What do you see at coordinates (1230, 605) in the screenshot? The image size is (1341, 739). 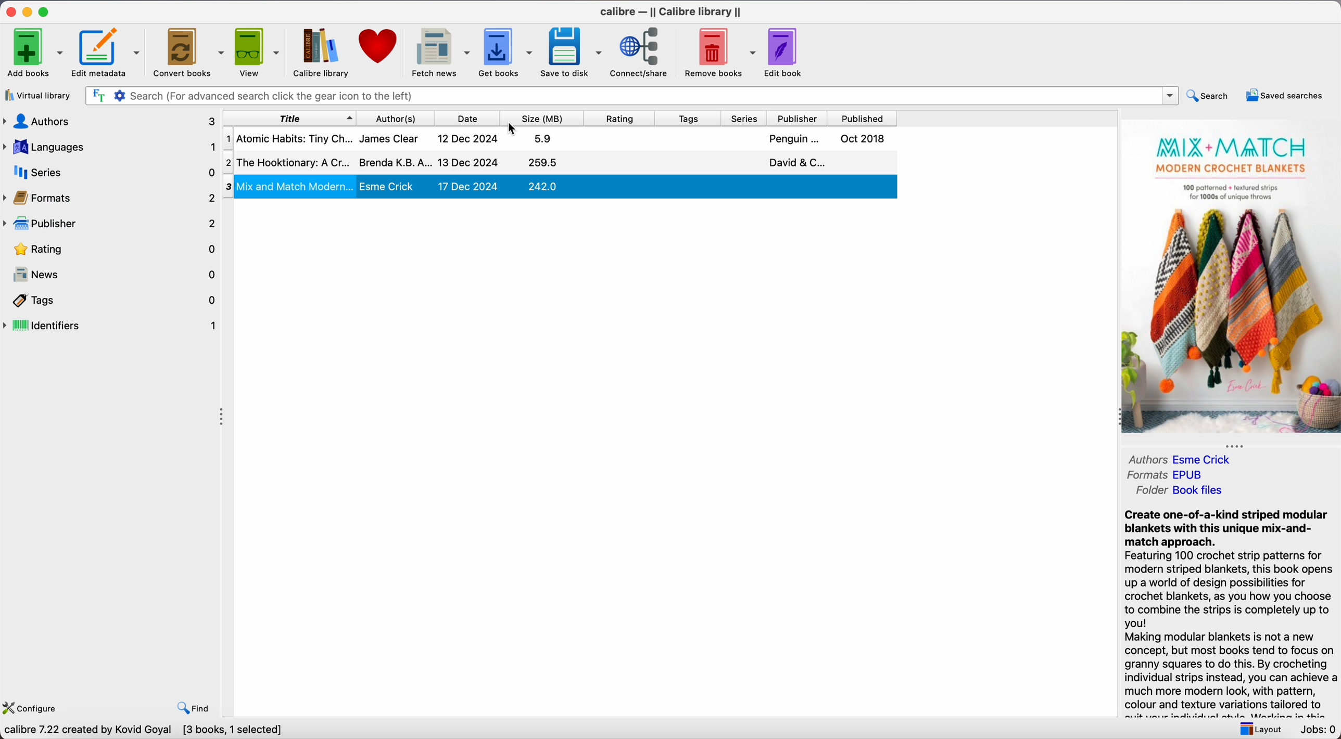 I see `synopsis` at bounding box center [1230, 605].